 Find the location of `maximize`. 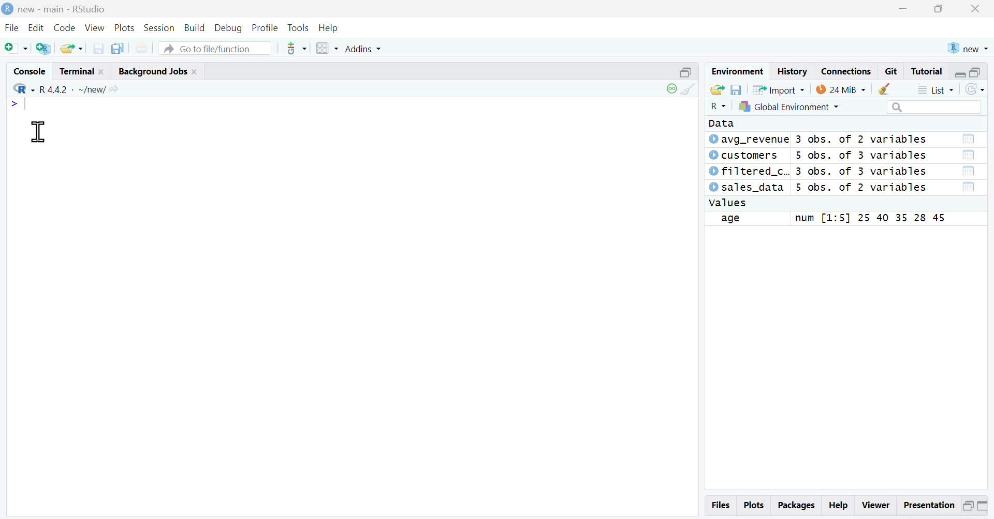

maximize is located at coordinates (937, 9).